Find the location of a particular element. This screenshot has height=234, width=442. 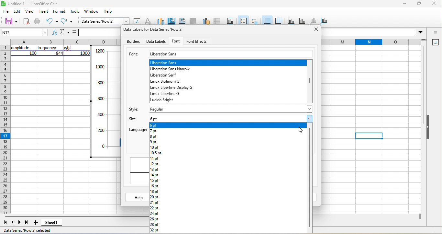

sheet 1 is located at coordinates (52, 224).